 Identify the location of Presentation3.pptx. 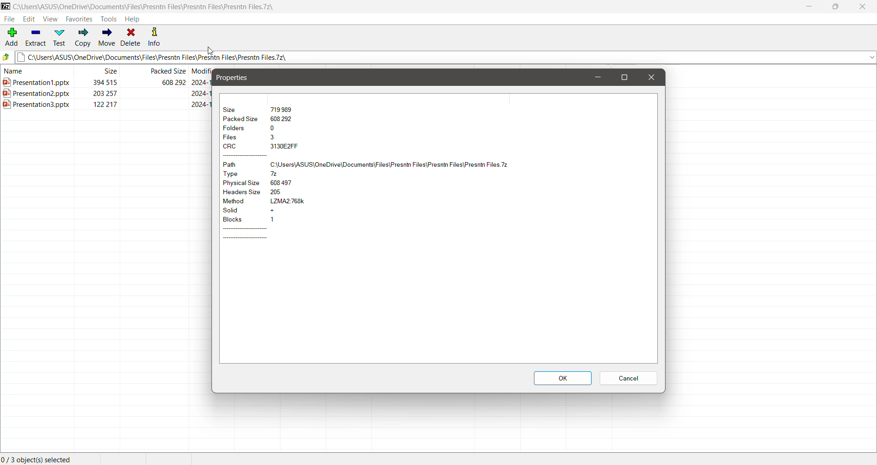
(39, 106).